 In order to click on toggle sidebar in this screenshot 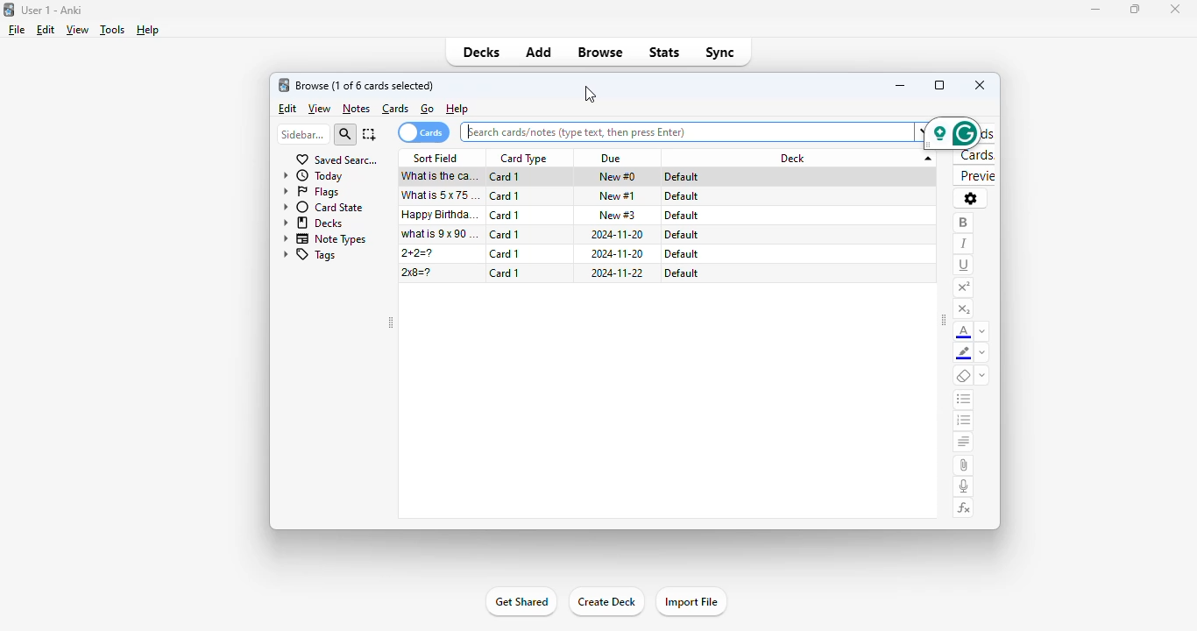, I will do `click(944, 320)`.